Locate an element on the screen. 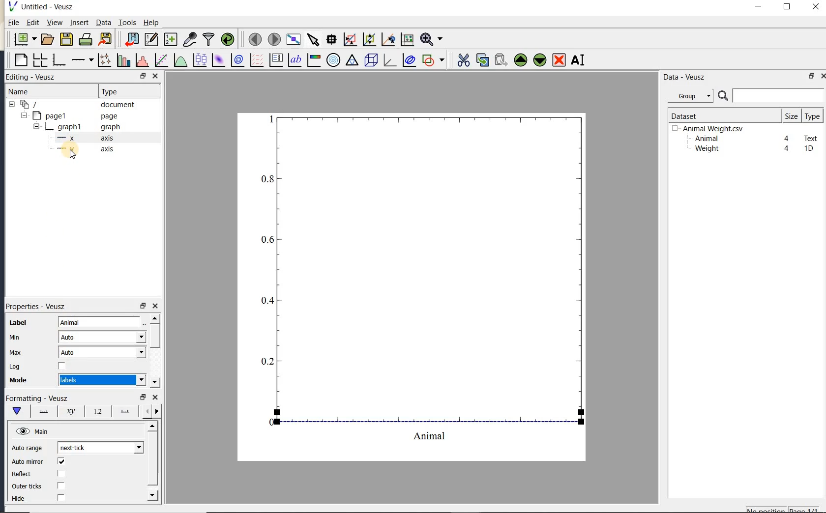 The height and width of the screenshot is (513, 826). Animal is located at coordinates (706, 139).